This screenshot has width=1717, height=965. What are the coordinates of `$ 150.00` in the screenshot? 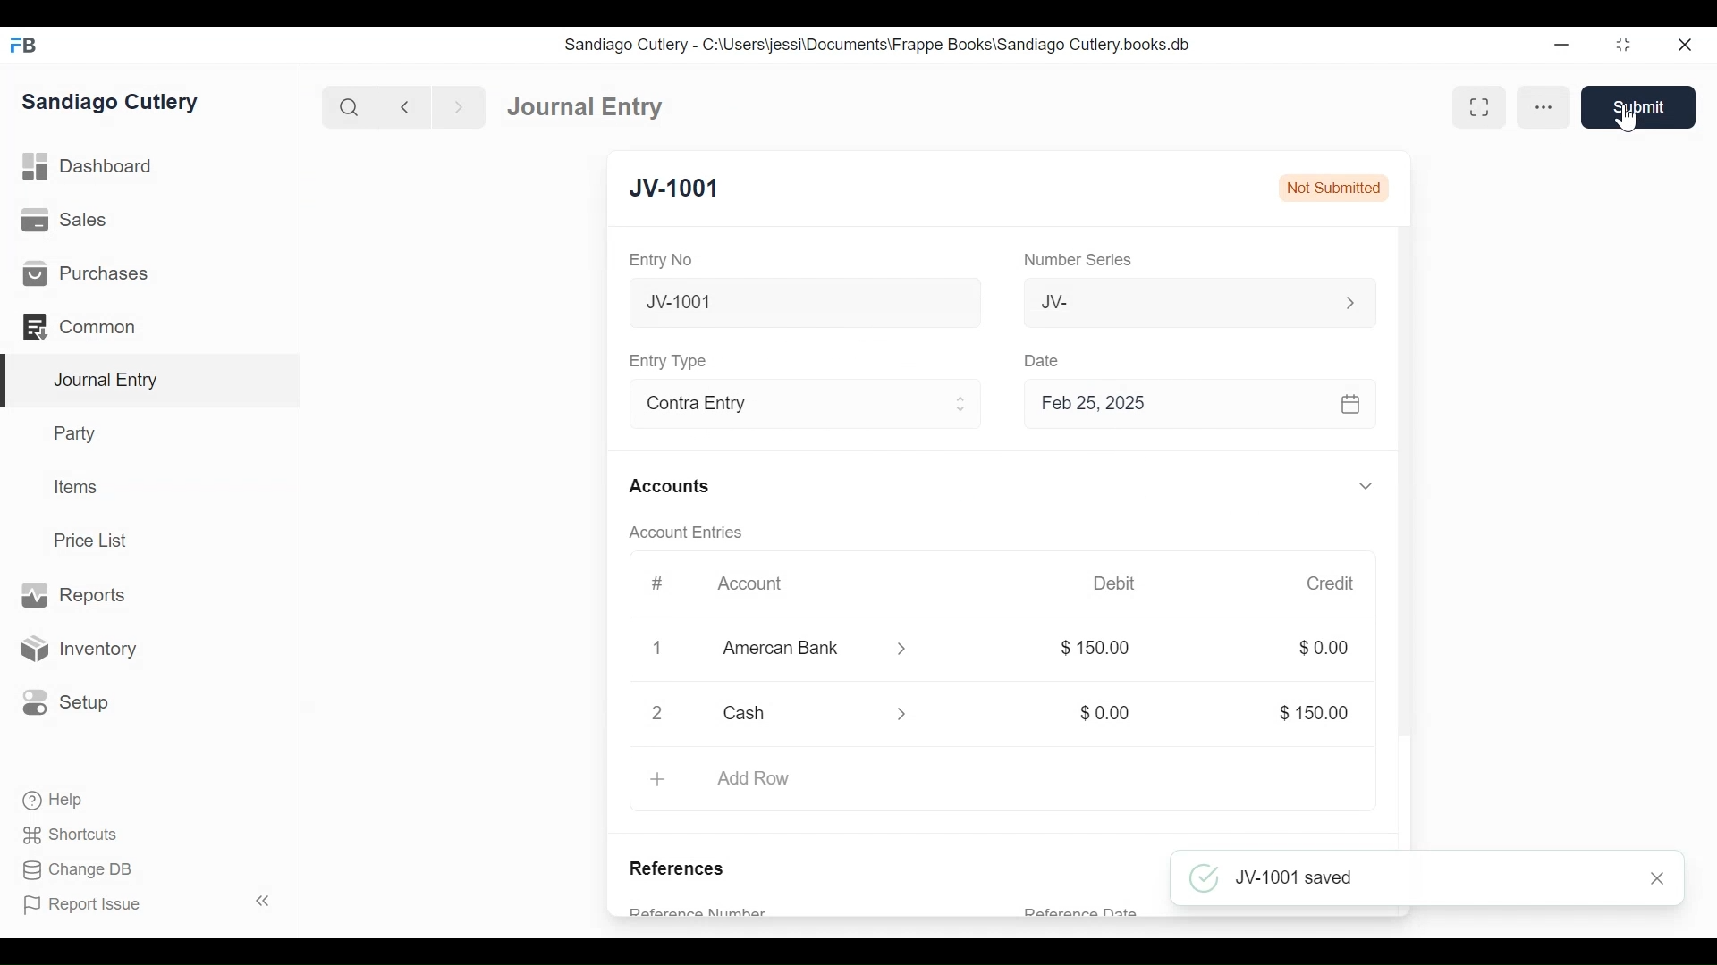 It's located at (1313, 714).